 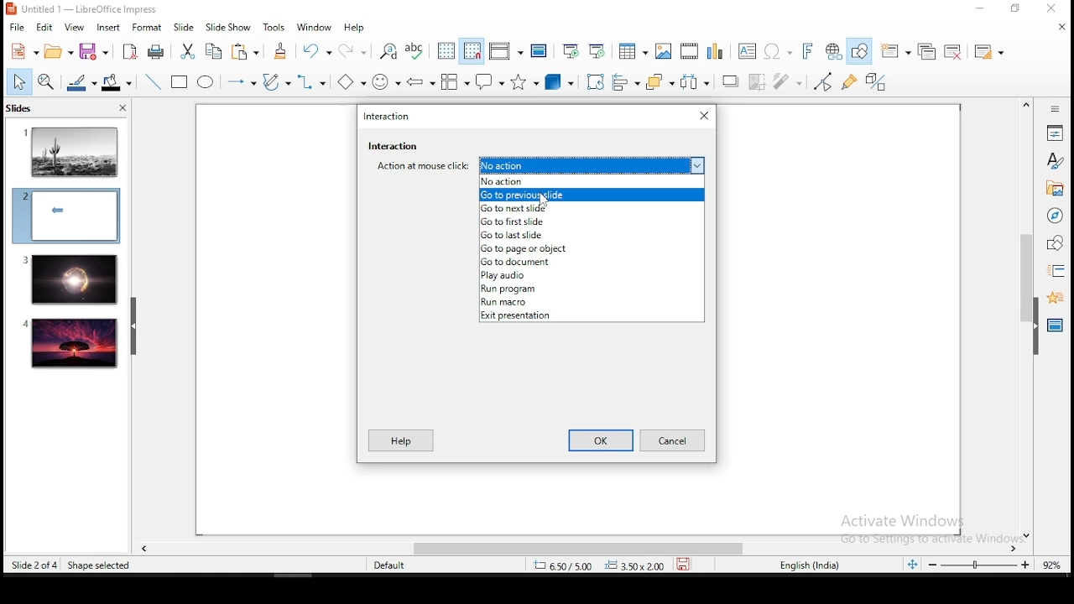 I want to click on shapes, so click(x=1053, y=243).